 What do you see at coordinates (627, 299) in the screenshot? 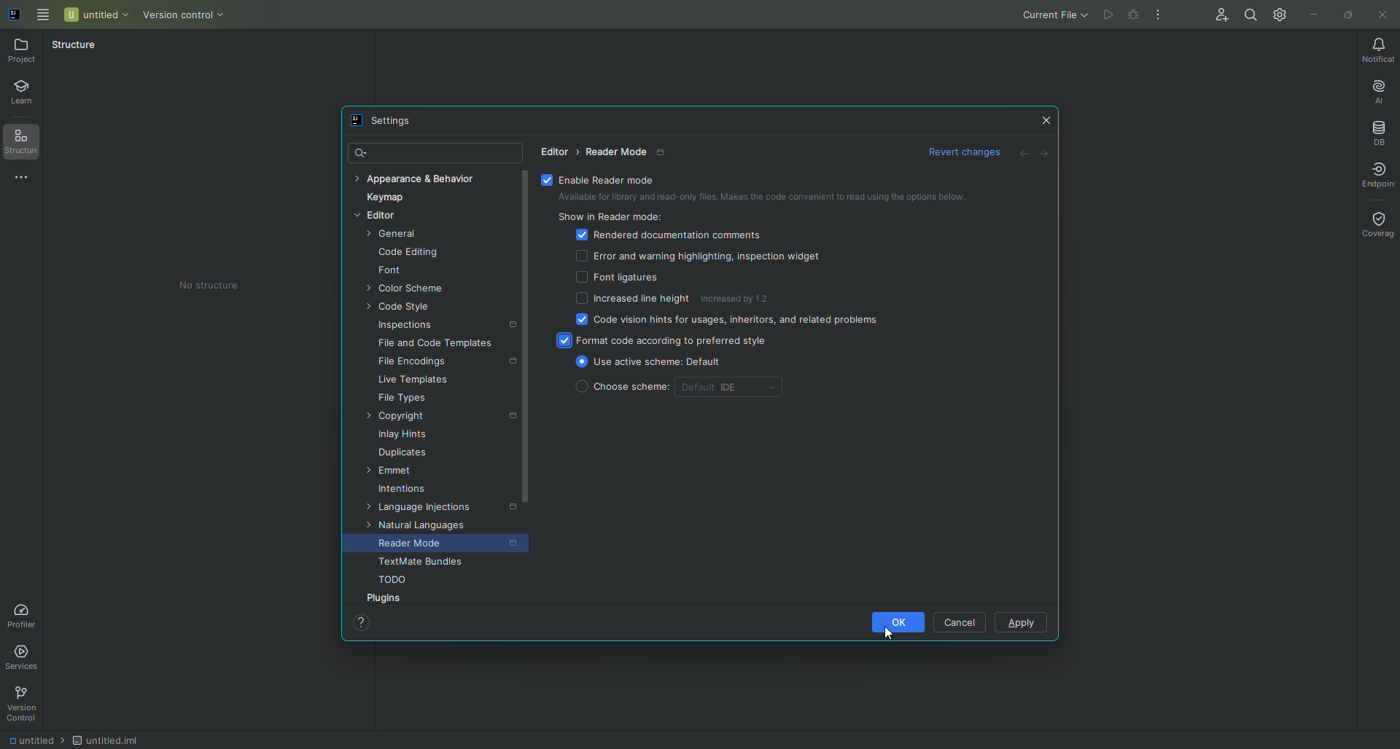
I see `Increased line height` at bounding box center [627, 299].